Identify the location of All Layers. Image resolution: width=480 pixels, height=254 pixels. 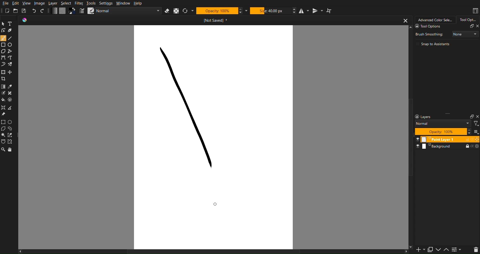
(476, 131).